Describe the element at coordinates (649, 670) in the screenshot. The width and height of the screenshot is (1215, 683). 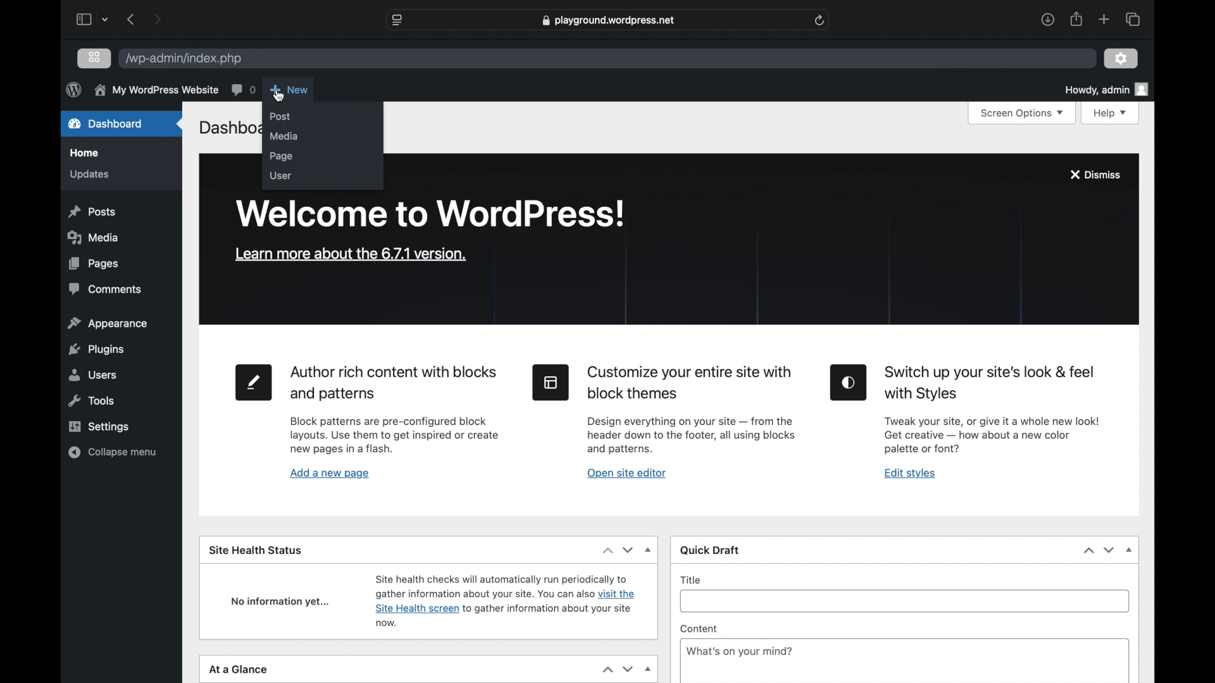
I see `dropdown` at that location.